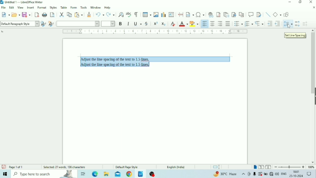  Describe the element at coordinates (312, 167) in the screenshot. I see `Zoom Factor` at that location.